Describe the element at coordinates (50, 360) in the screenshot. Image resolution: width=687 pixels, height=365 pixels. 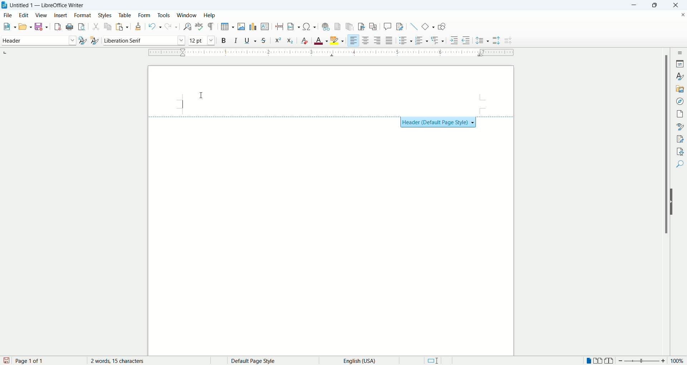
I see `page count` at that location.